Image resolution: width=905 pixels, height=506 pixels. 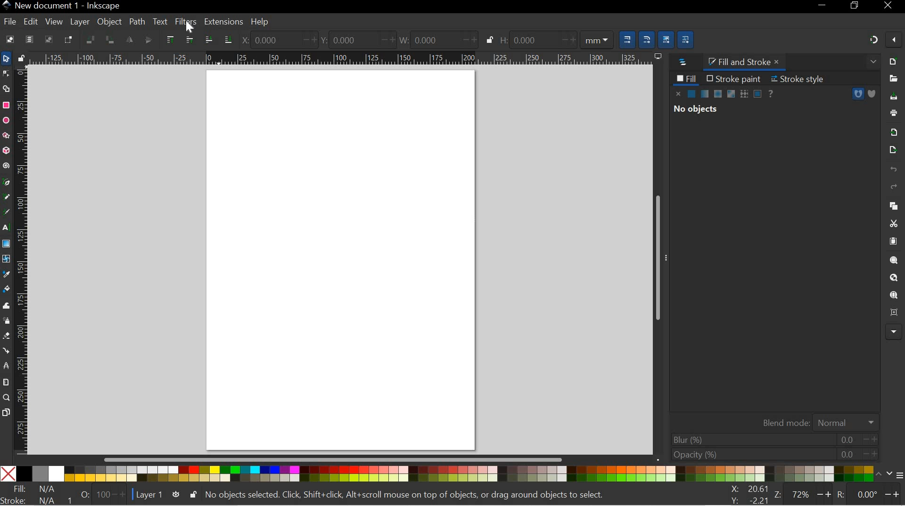 What do you see at coordinates (891, 79) in the screenshot?
I see `OPEN FILE DIALOG` at bounding box center [891, 79].